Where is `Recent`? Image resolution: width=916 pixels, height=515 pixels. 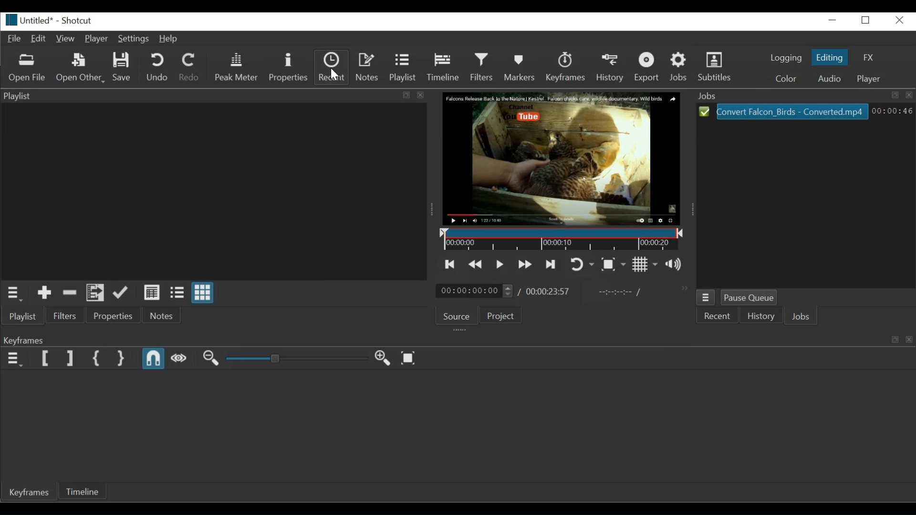
Recent is located at coordinates (333, 67).